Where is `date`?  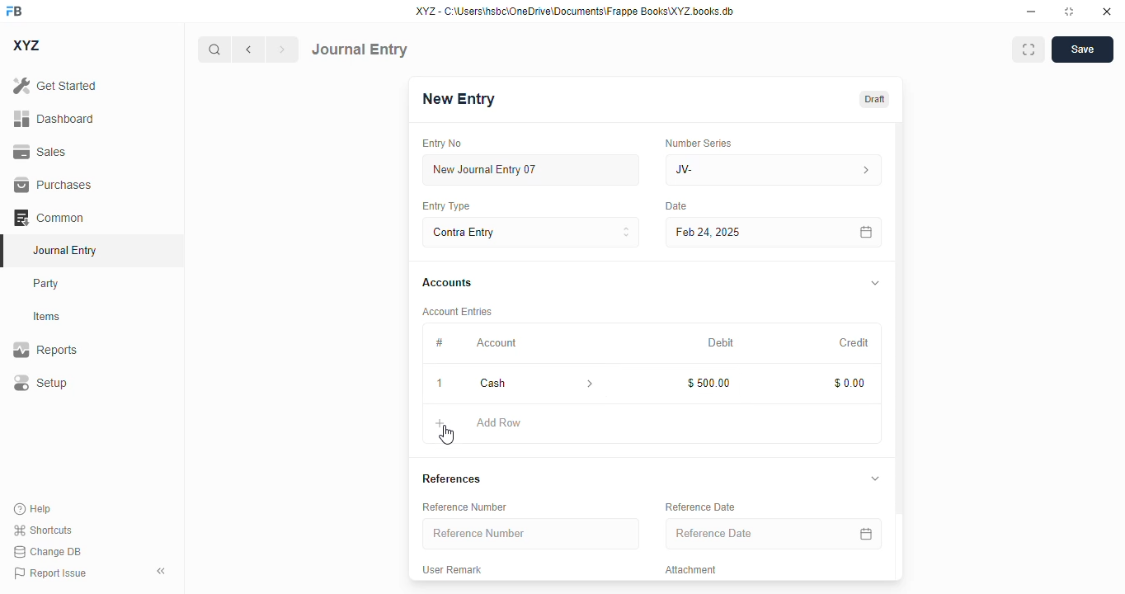
date is located at coordinates (676, 206).